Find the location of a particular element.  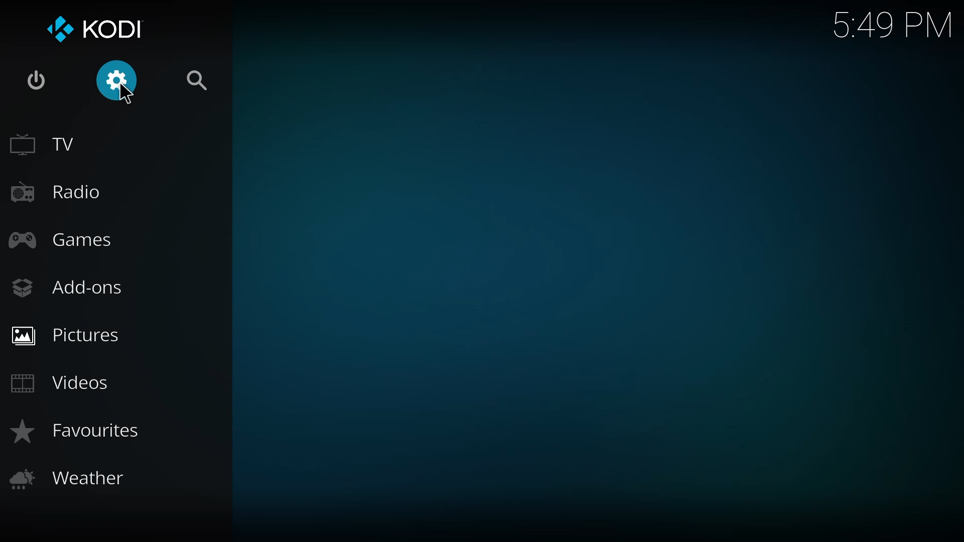

games is located at coordinates (65, 239).